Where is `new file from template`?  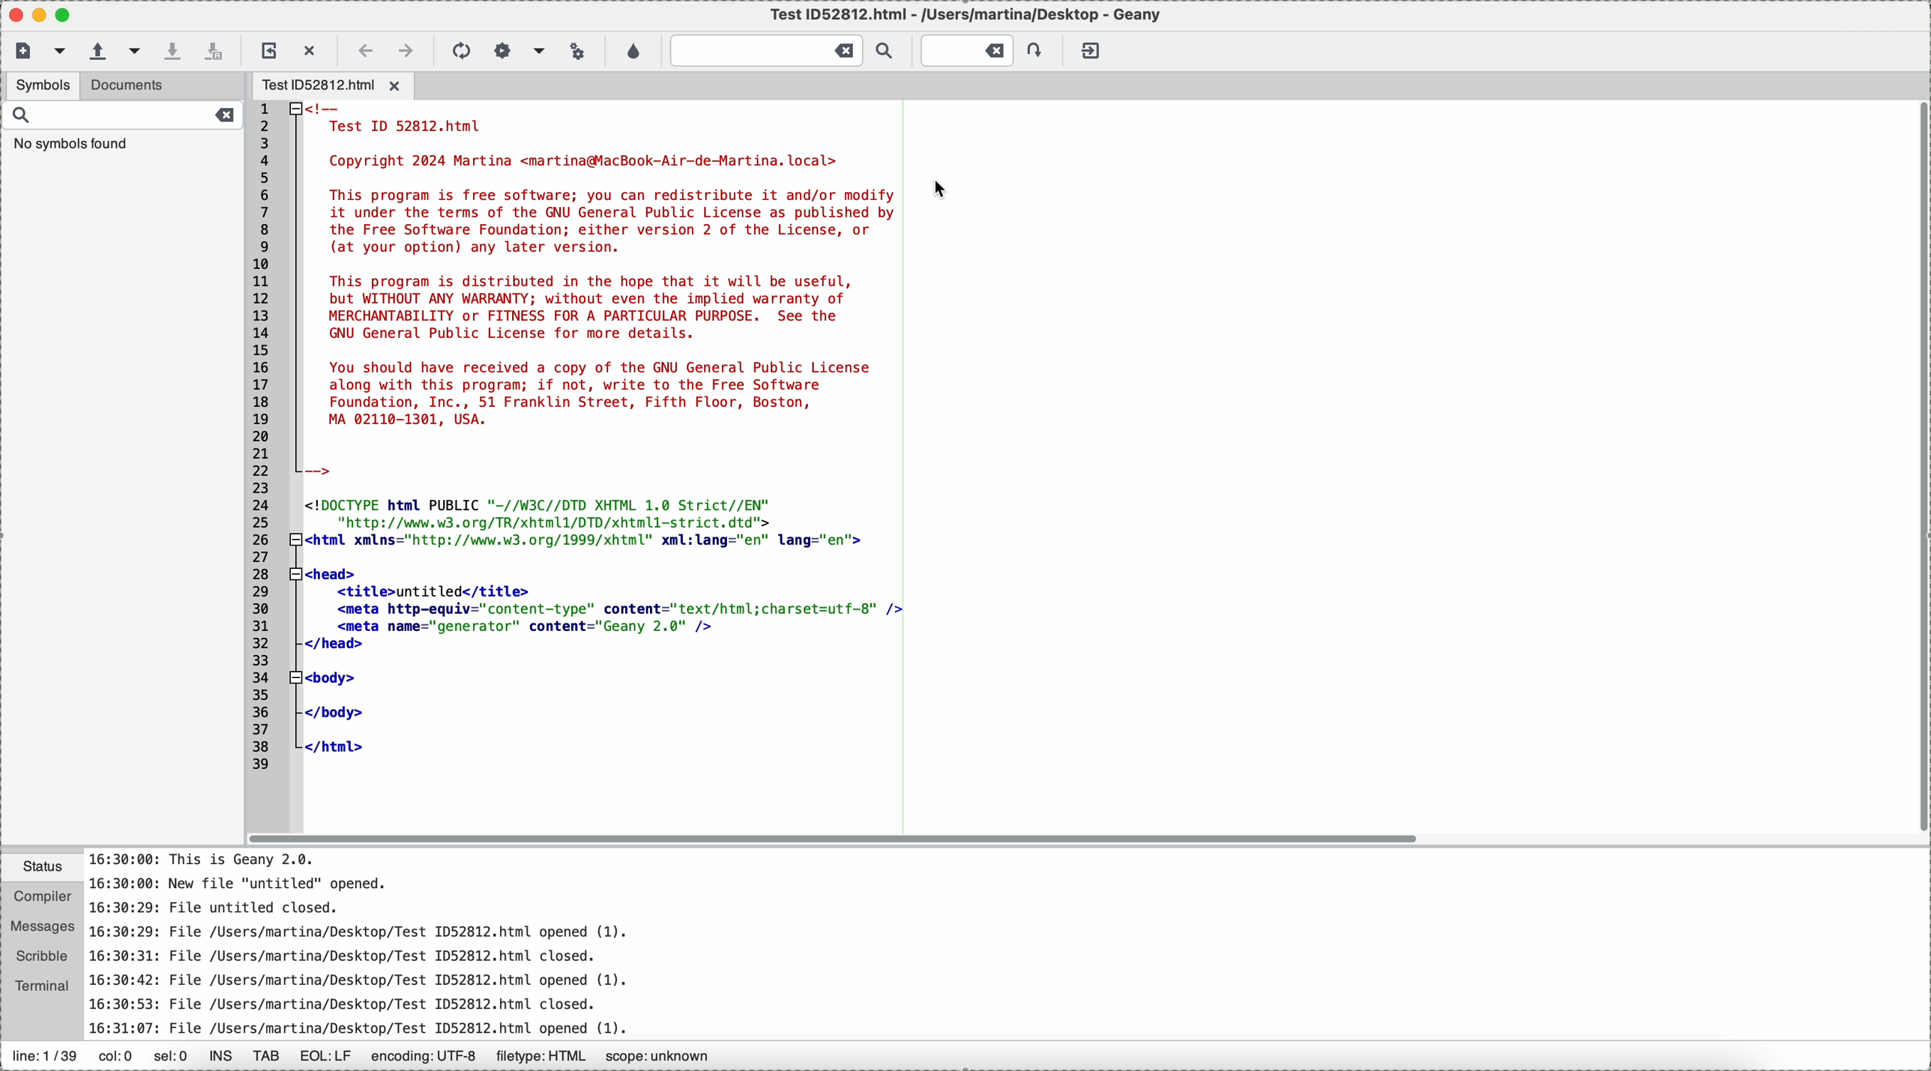 new file from template is located at coordinates (59, 51).